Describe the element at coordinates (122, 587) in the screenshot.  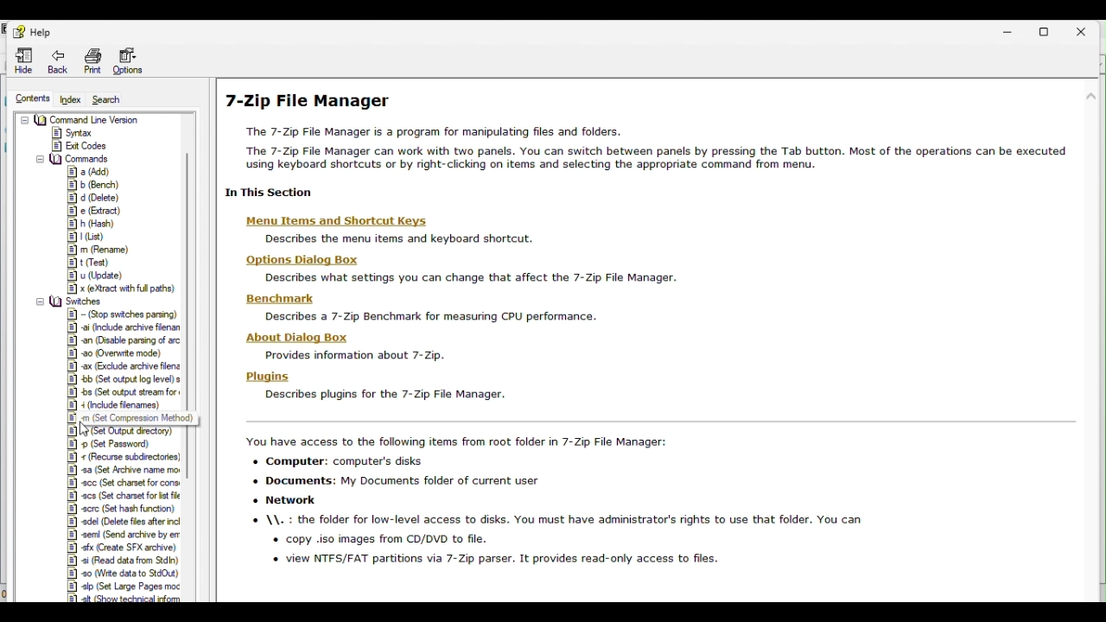
I see `slp` at that location.